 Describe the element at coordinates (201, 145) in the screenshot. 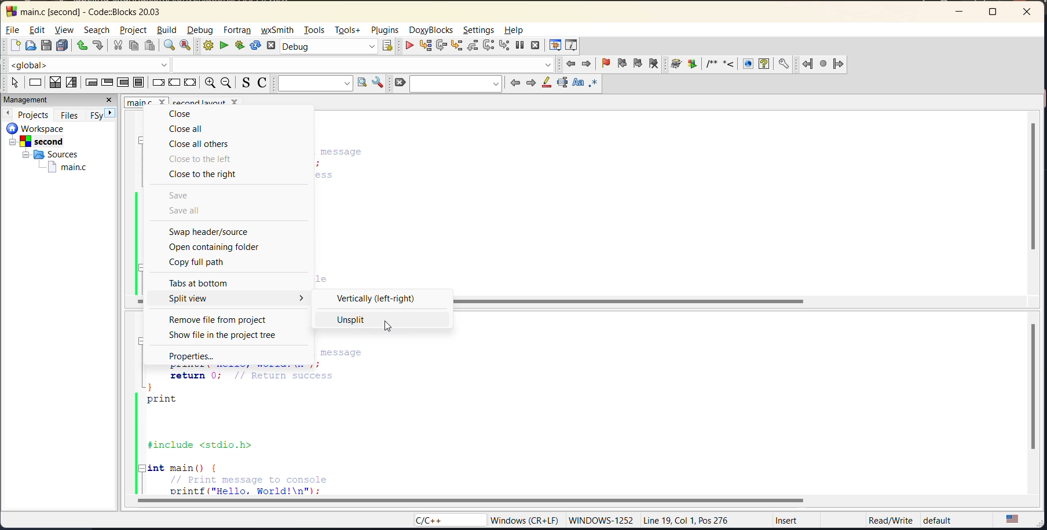

I see `close all others` at that location.